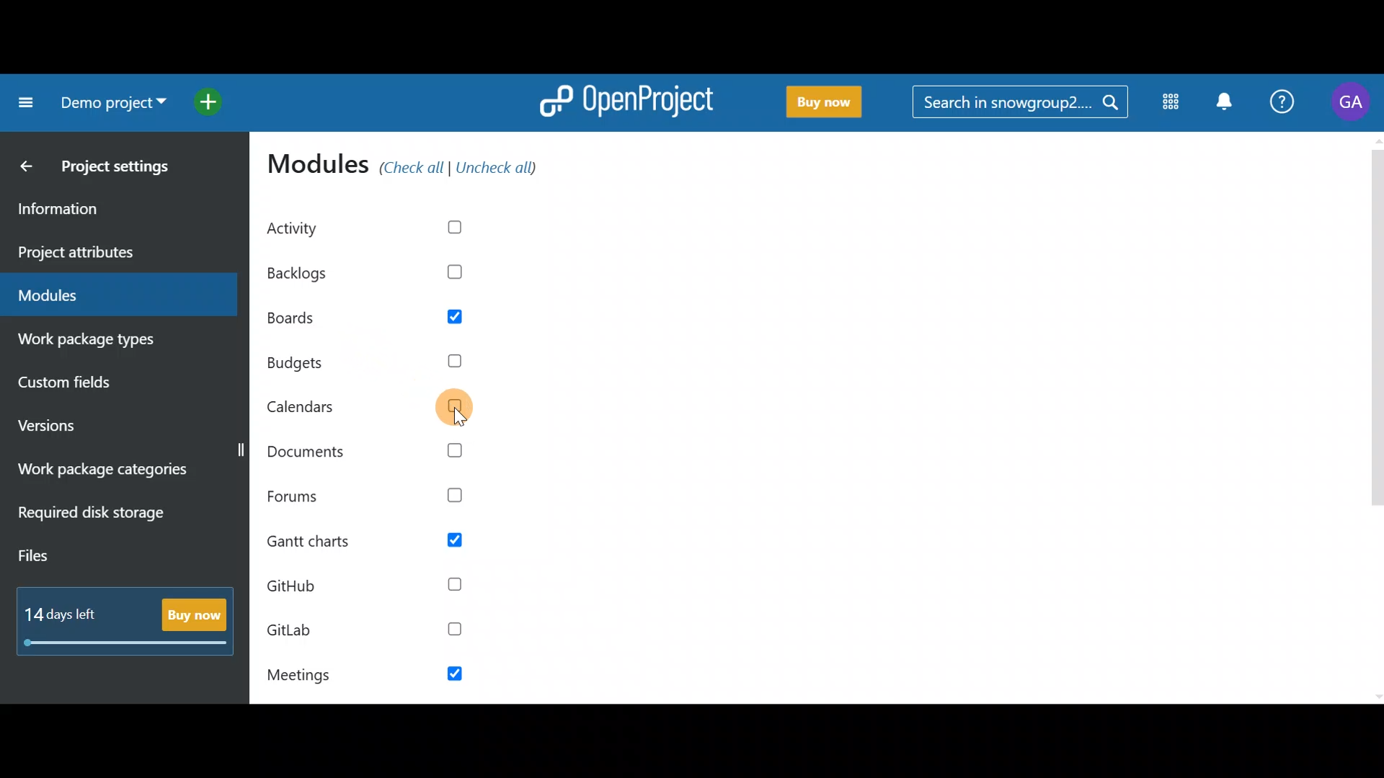 This screenshot has width=1384, height=778. What do you see at coordinates (376, 320) in the screenshot?
I see `Boards` at bounding box center [376, 320].